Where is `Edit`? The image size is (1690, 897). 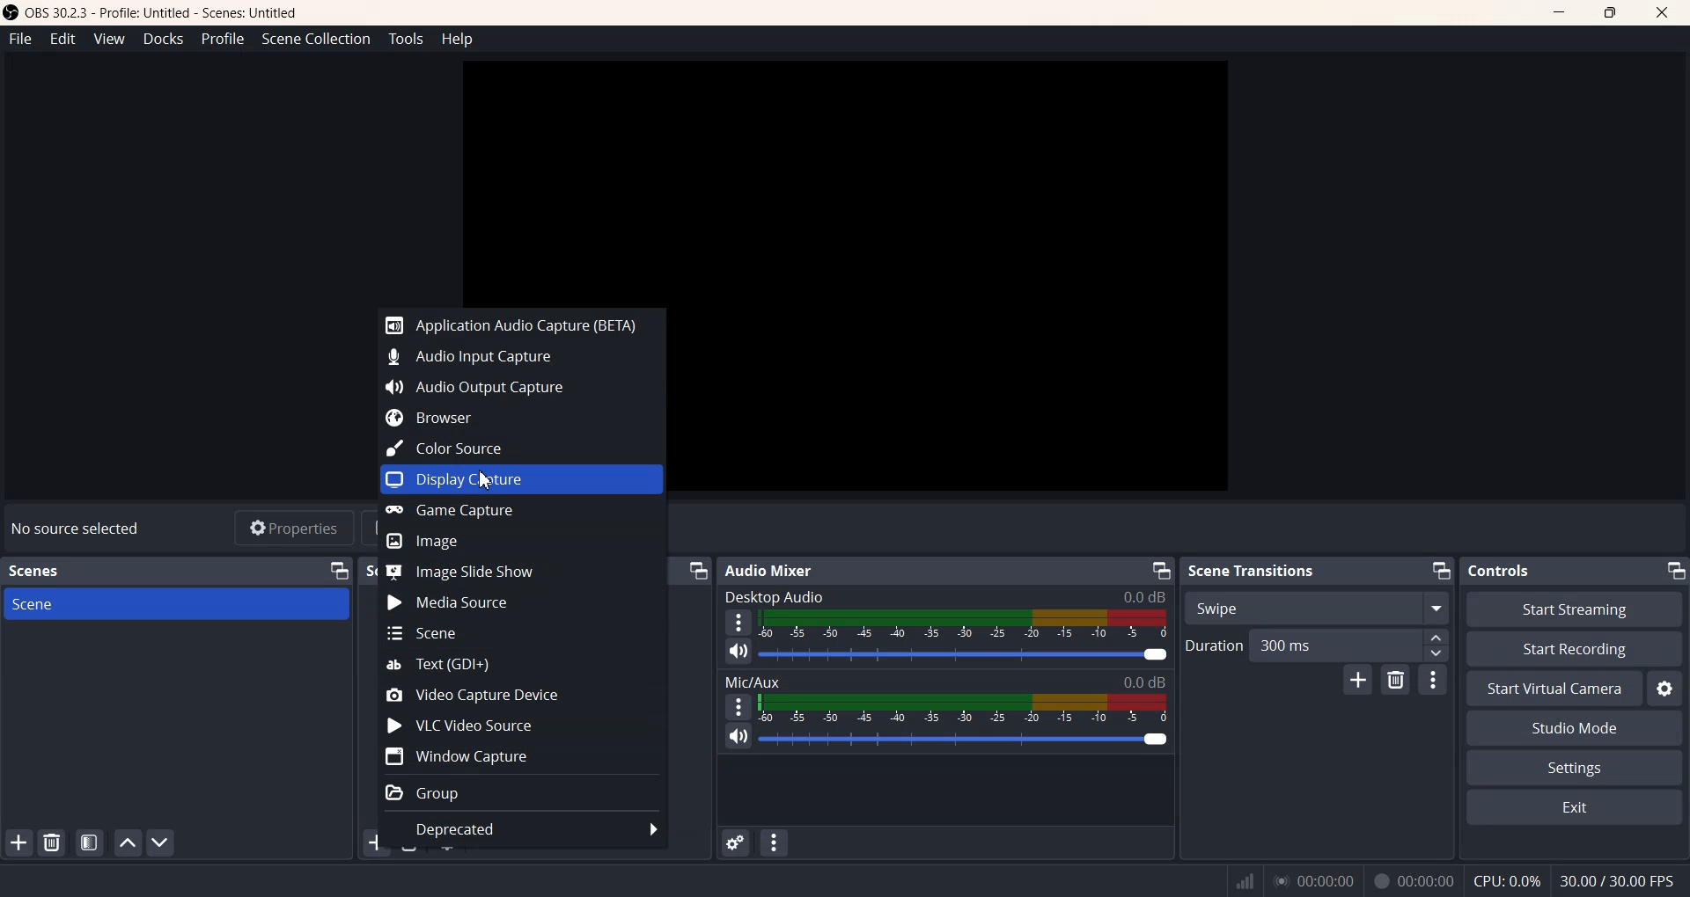 Edit is located at coordinates (62, 39).